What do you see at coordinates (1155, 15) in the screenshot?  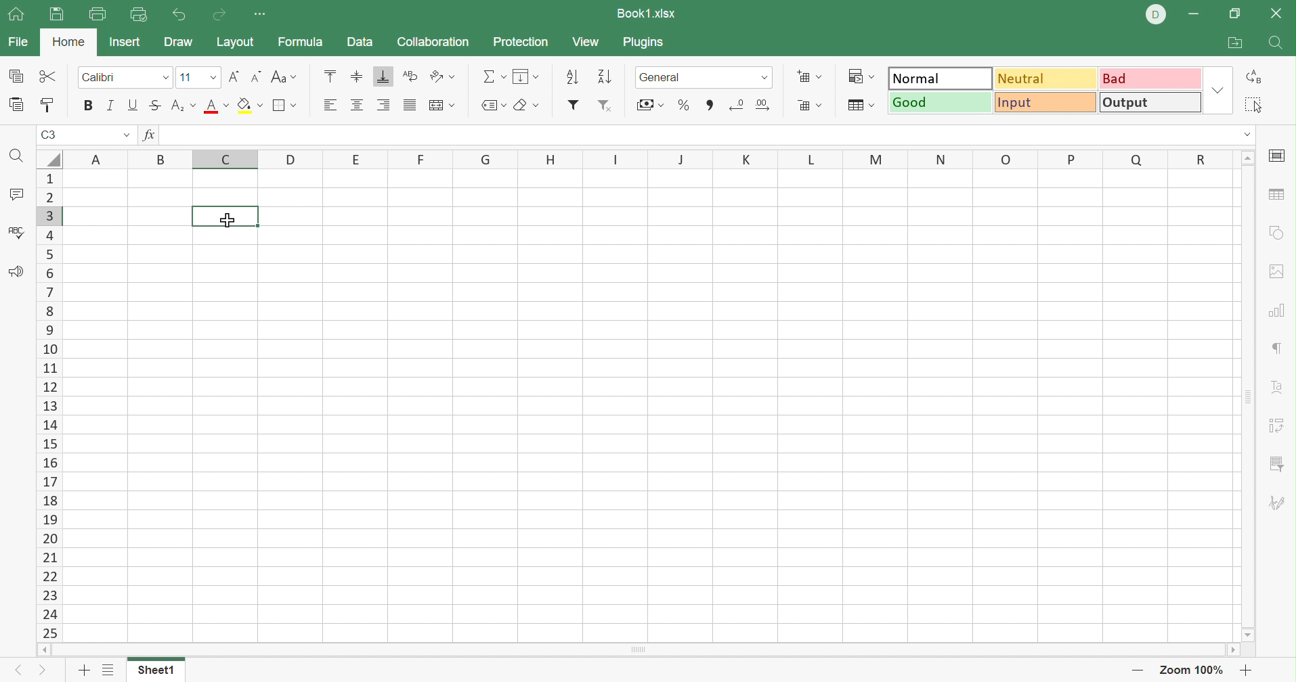 I see `DELL` at bounding box center [1155, 15].